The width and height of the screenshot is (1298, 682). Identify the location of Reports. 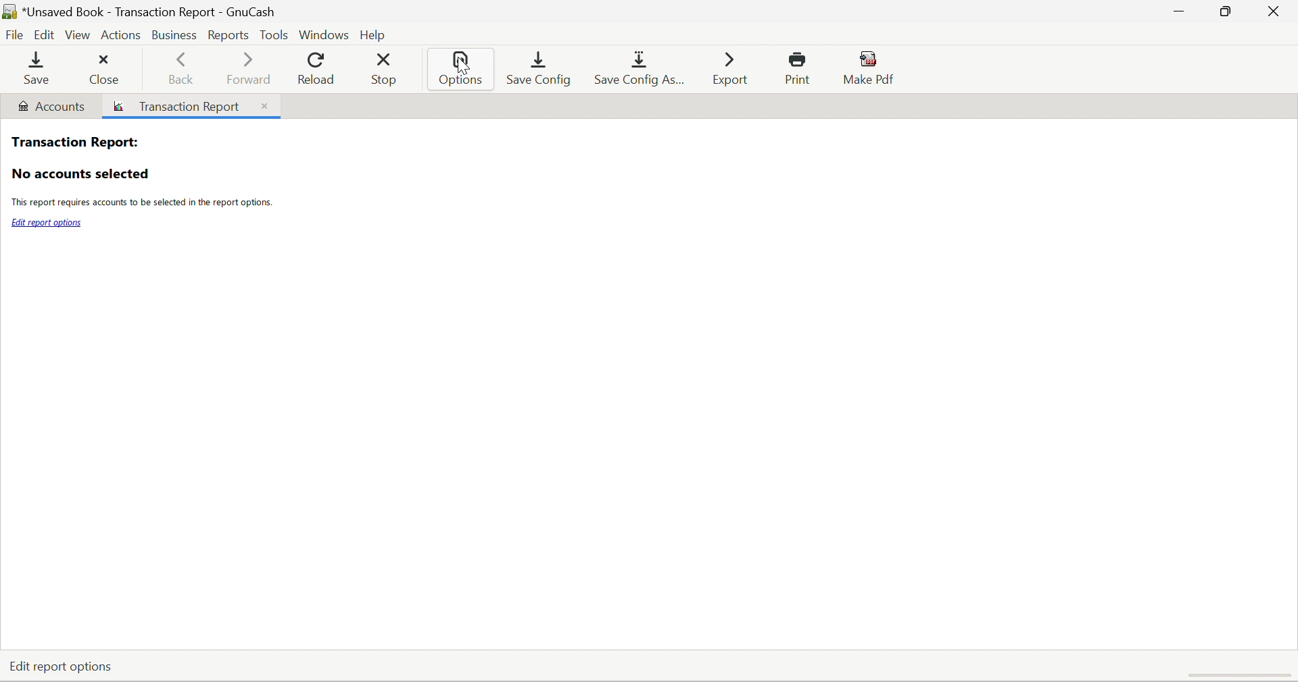
(230, 34).